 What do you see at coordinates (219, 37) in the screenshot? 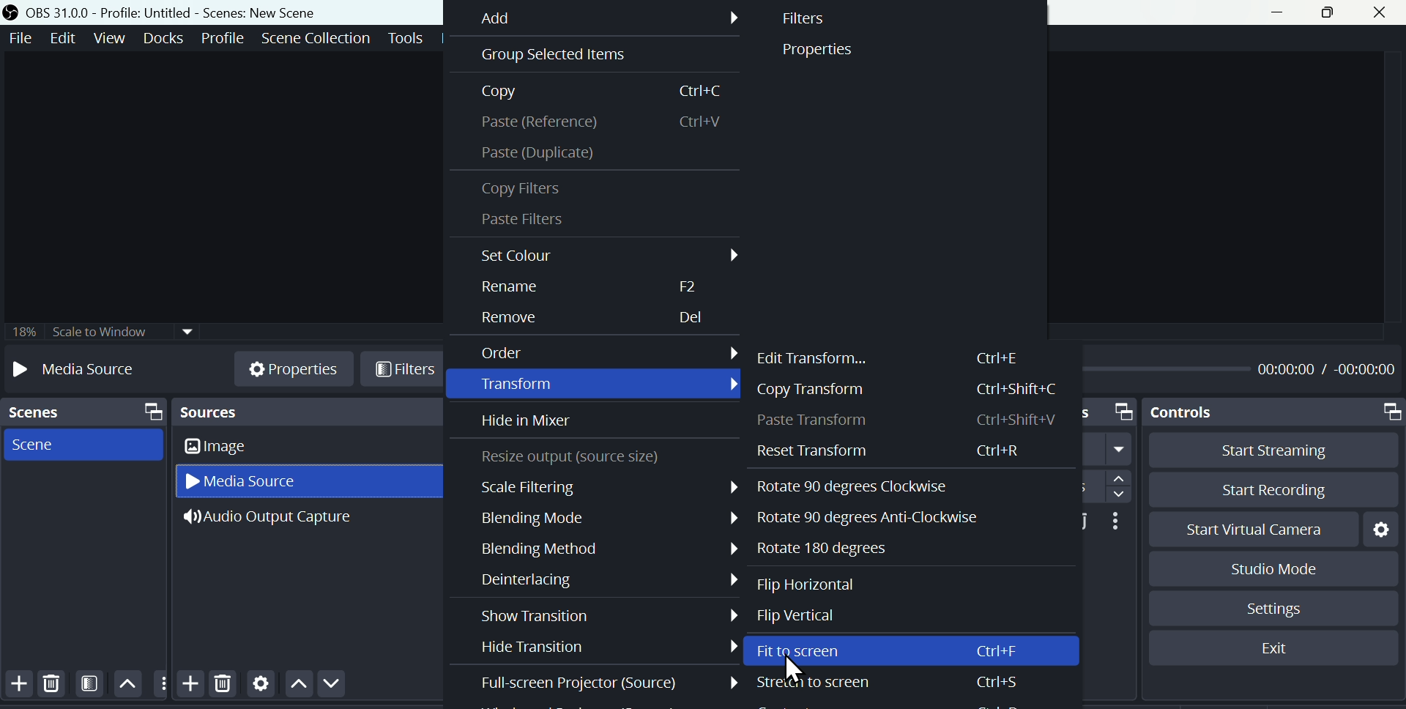
I see `Profile` at bounding box center [219, 37].